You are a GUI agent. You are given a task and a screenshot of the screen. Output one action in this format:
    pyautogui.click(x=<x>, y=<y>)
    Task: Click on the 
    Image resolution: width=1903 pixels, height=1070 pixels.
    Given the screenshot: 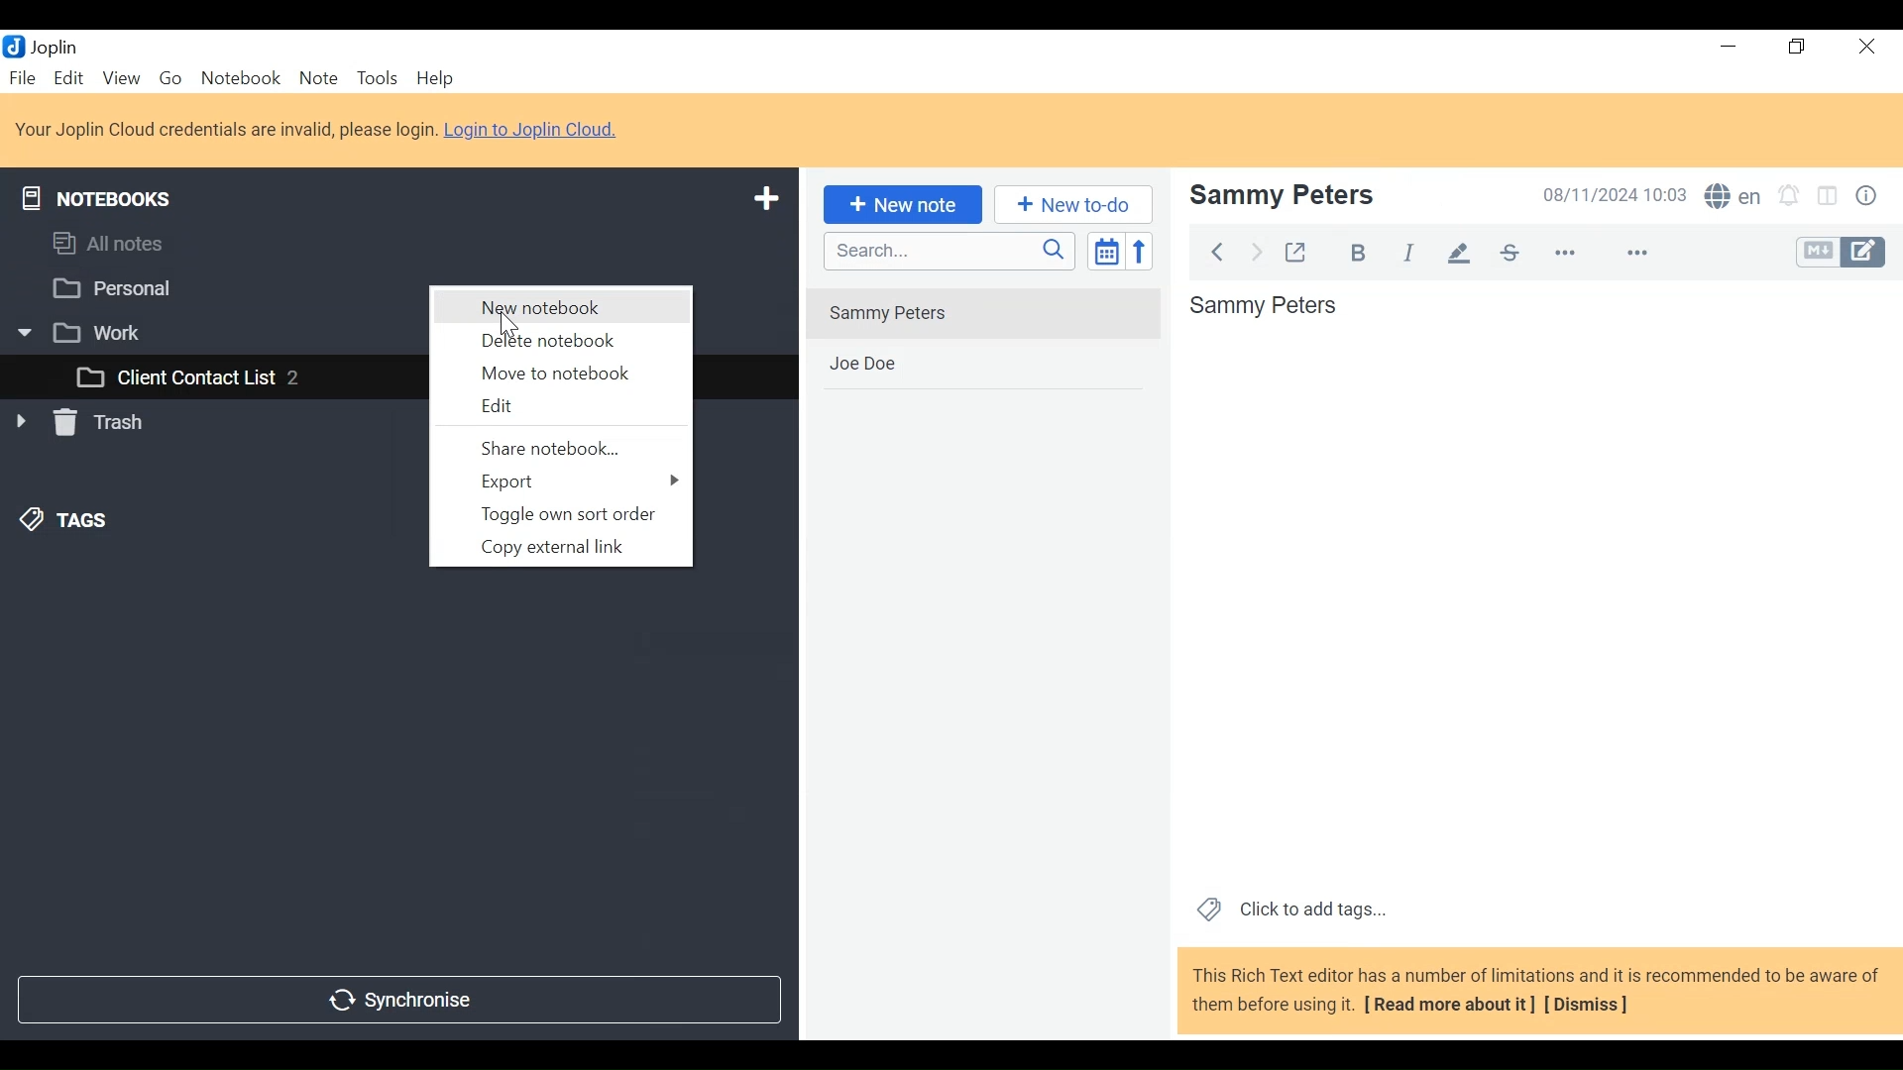 What is the action you would take?
    pyautogui.click(x=70, y=78)
    